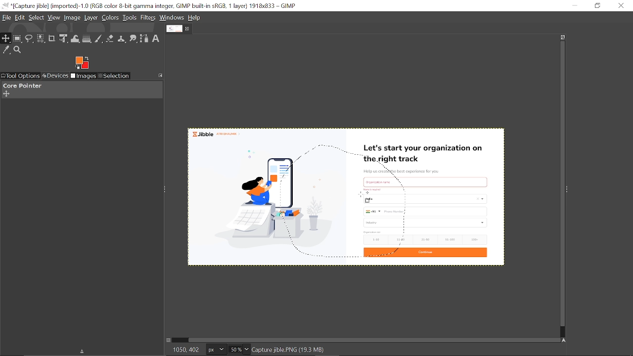 Image resolution: width=633 pixels, height=356 pixels. What do you see at coordinates (84, 77) in the screenshot?
I see `images` at bounding box center [84, 77].